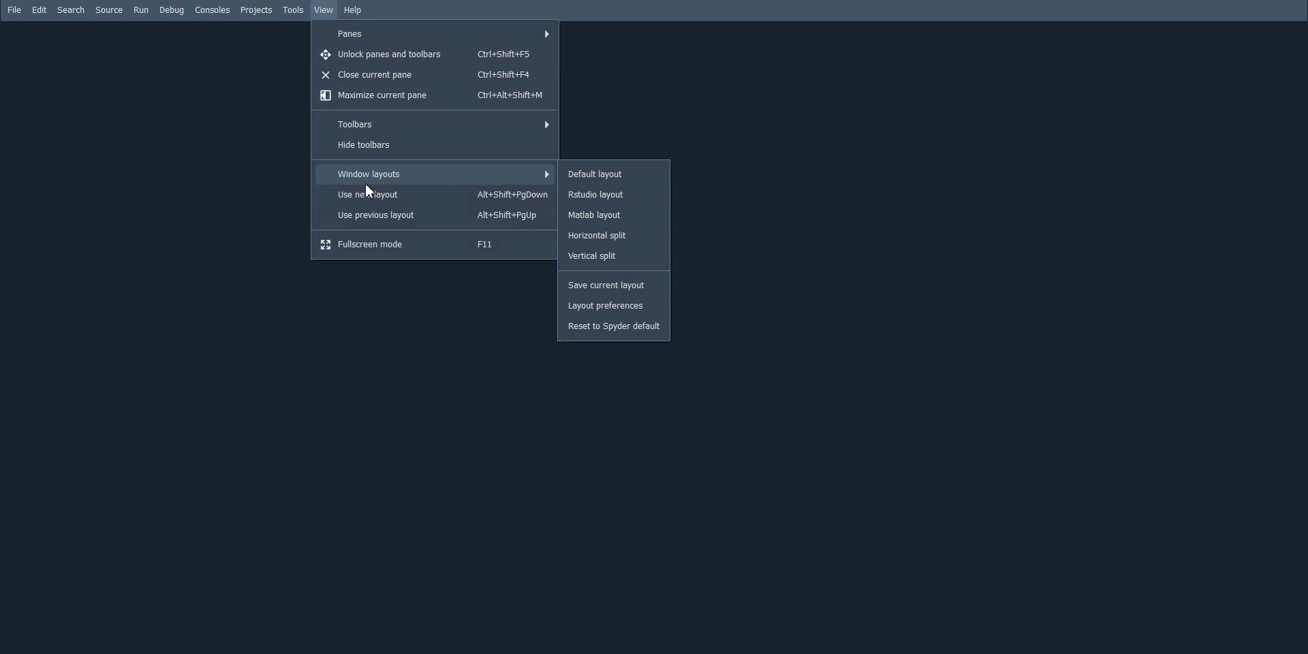 The height and width of the screenshot is (654, 1308). I want to click on Unlock panes and toolbars, so click(435, 53).